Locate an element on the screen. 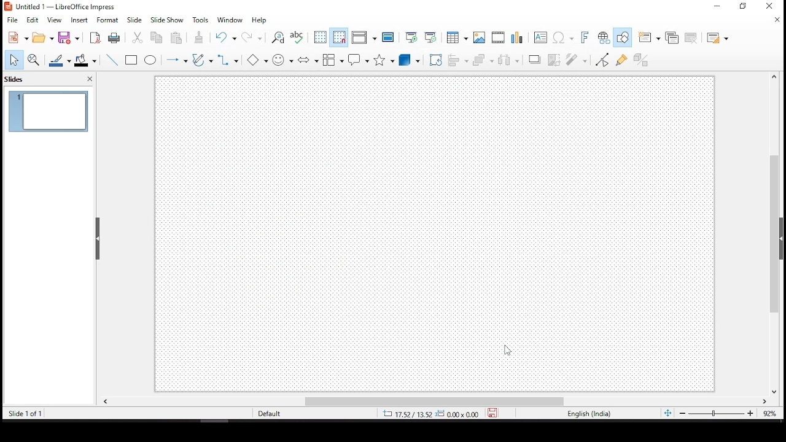 This screenshot has height=442, width=786. ellipse is located at coordinates (152, 60).